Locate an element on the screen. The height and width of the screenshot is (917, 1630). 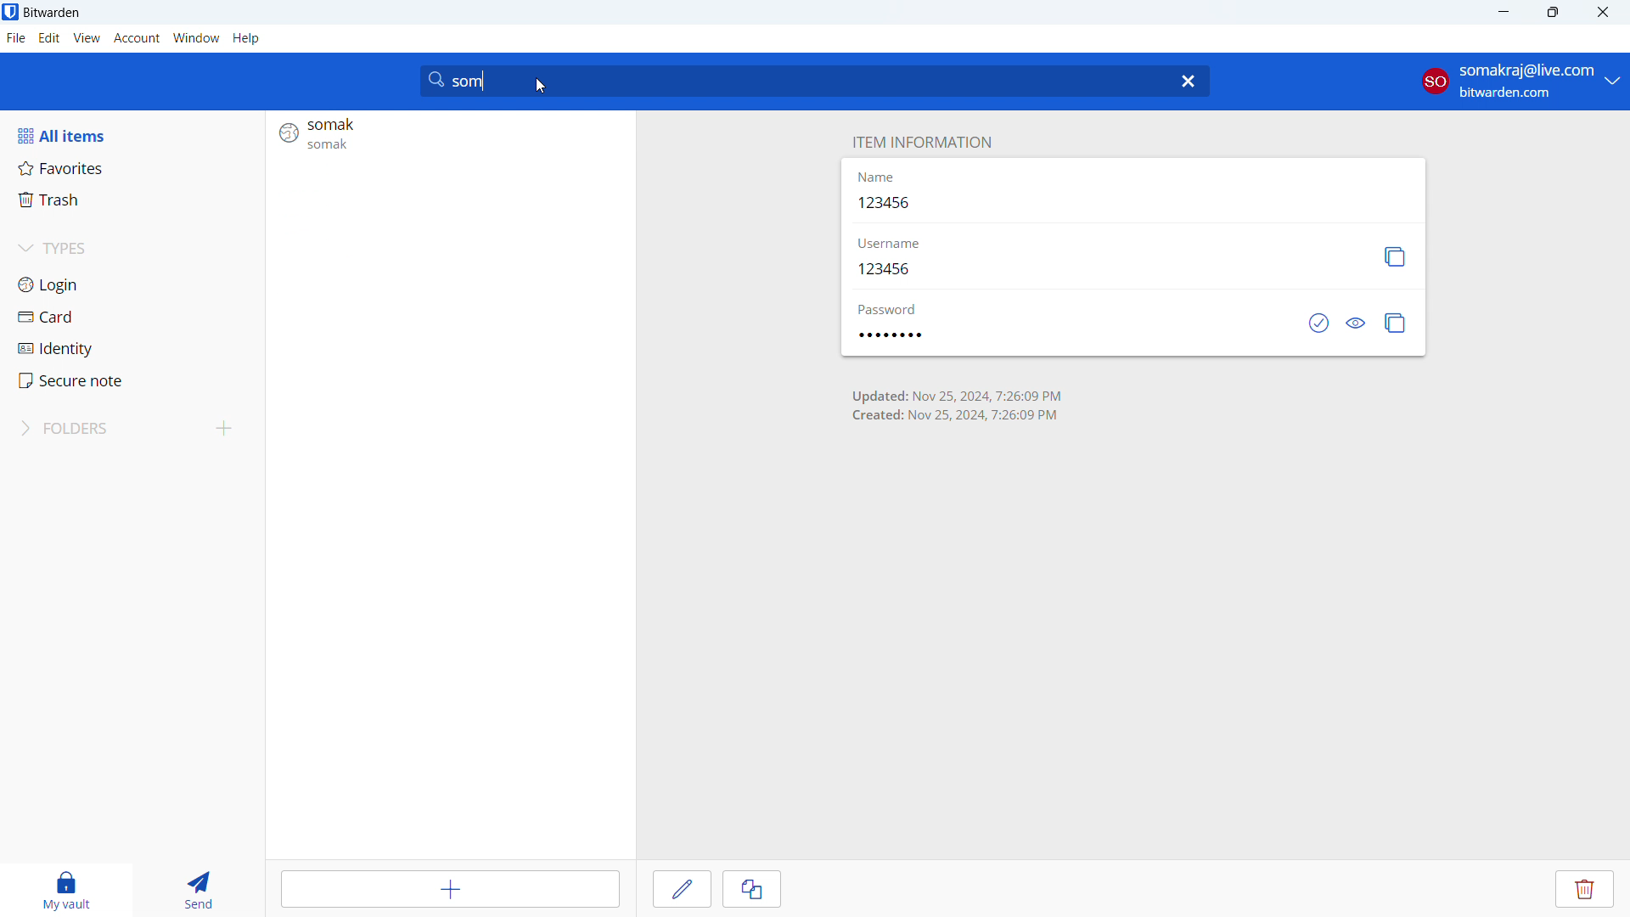
secure note is located at coordinates (130, 381).